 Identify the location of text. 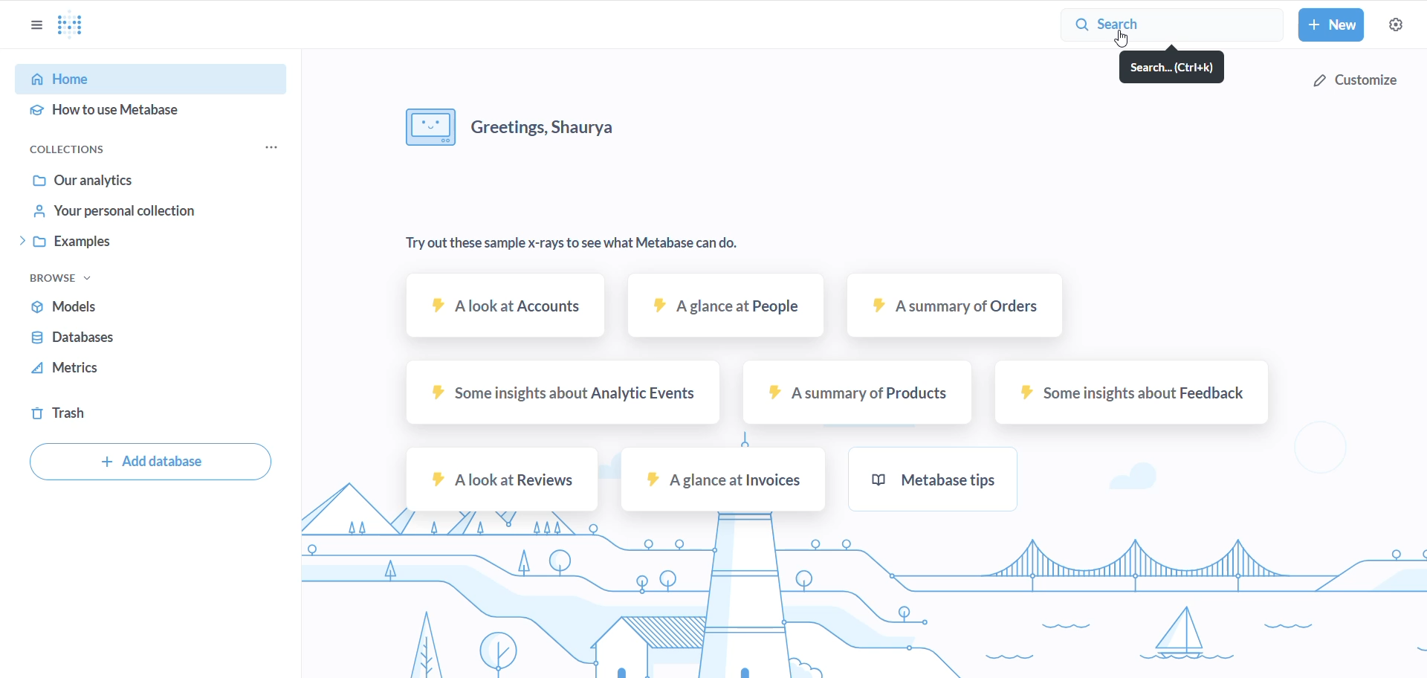
(588, 247).